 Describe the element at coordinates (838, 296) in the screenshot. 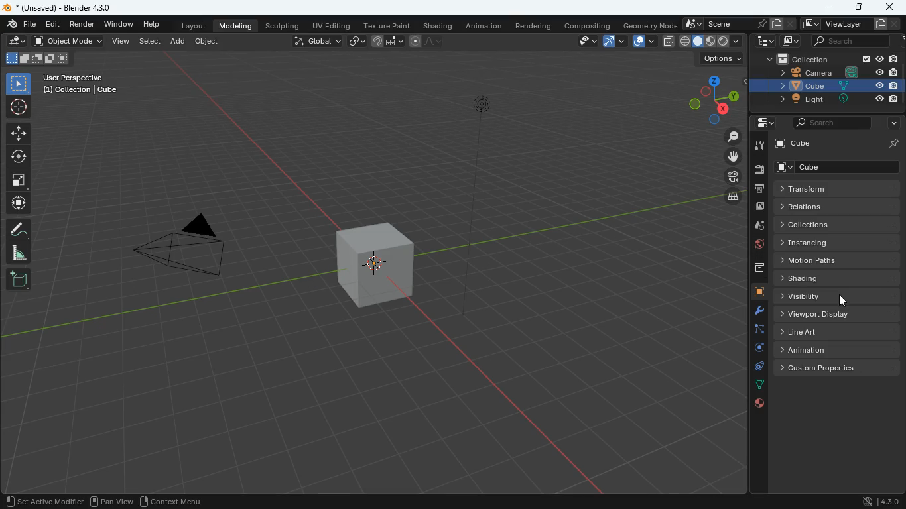

I see `visibility` at that location.